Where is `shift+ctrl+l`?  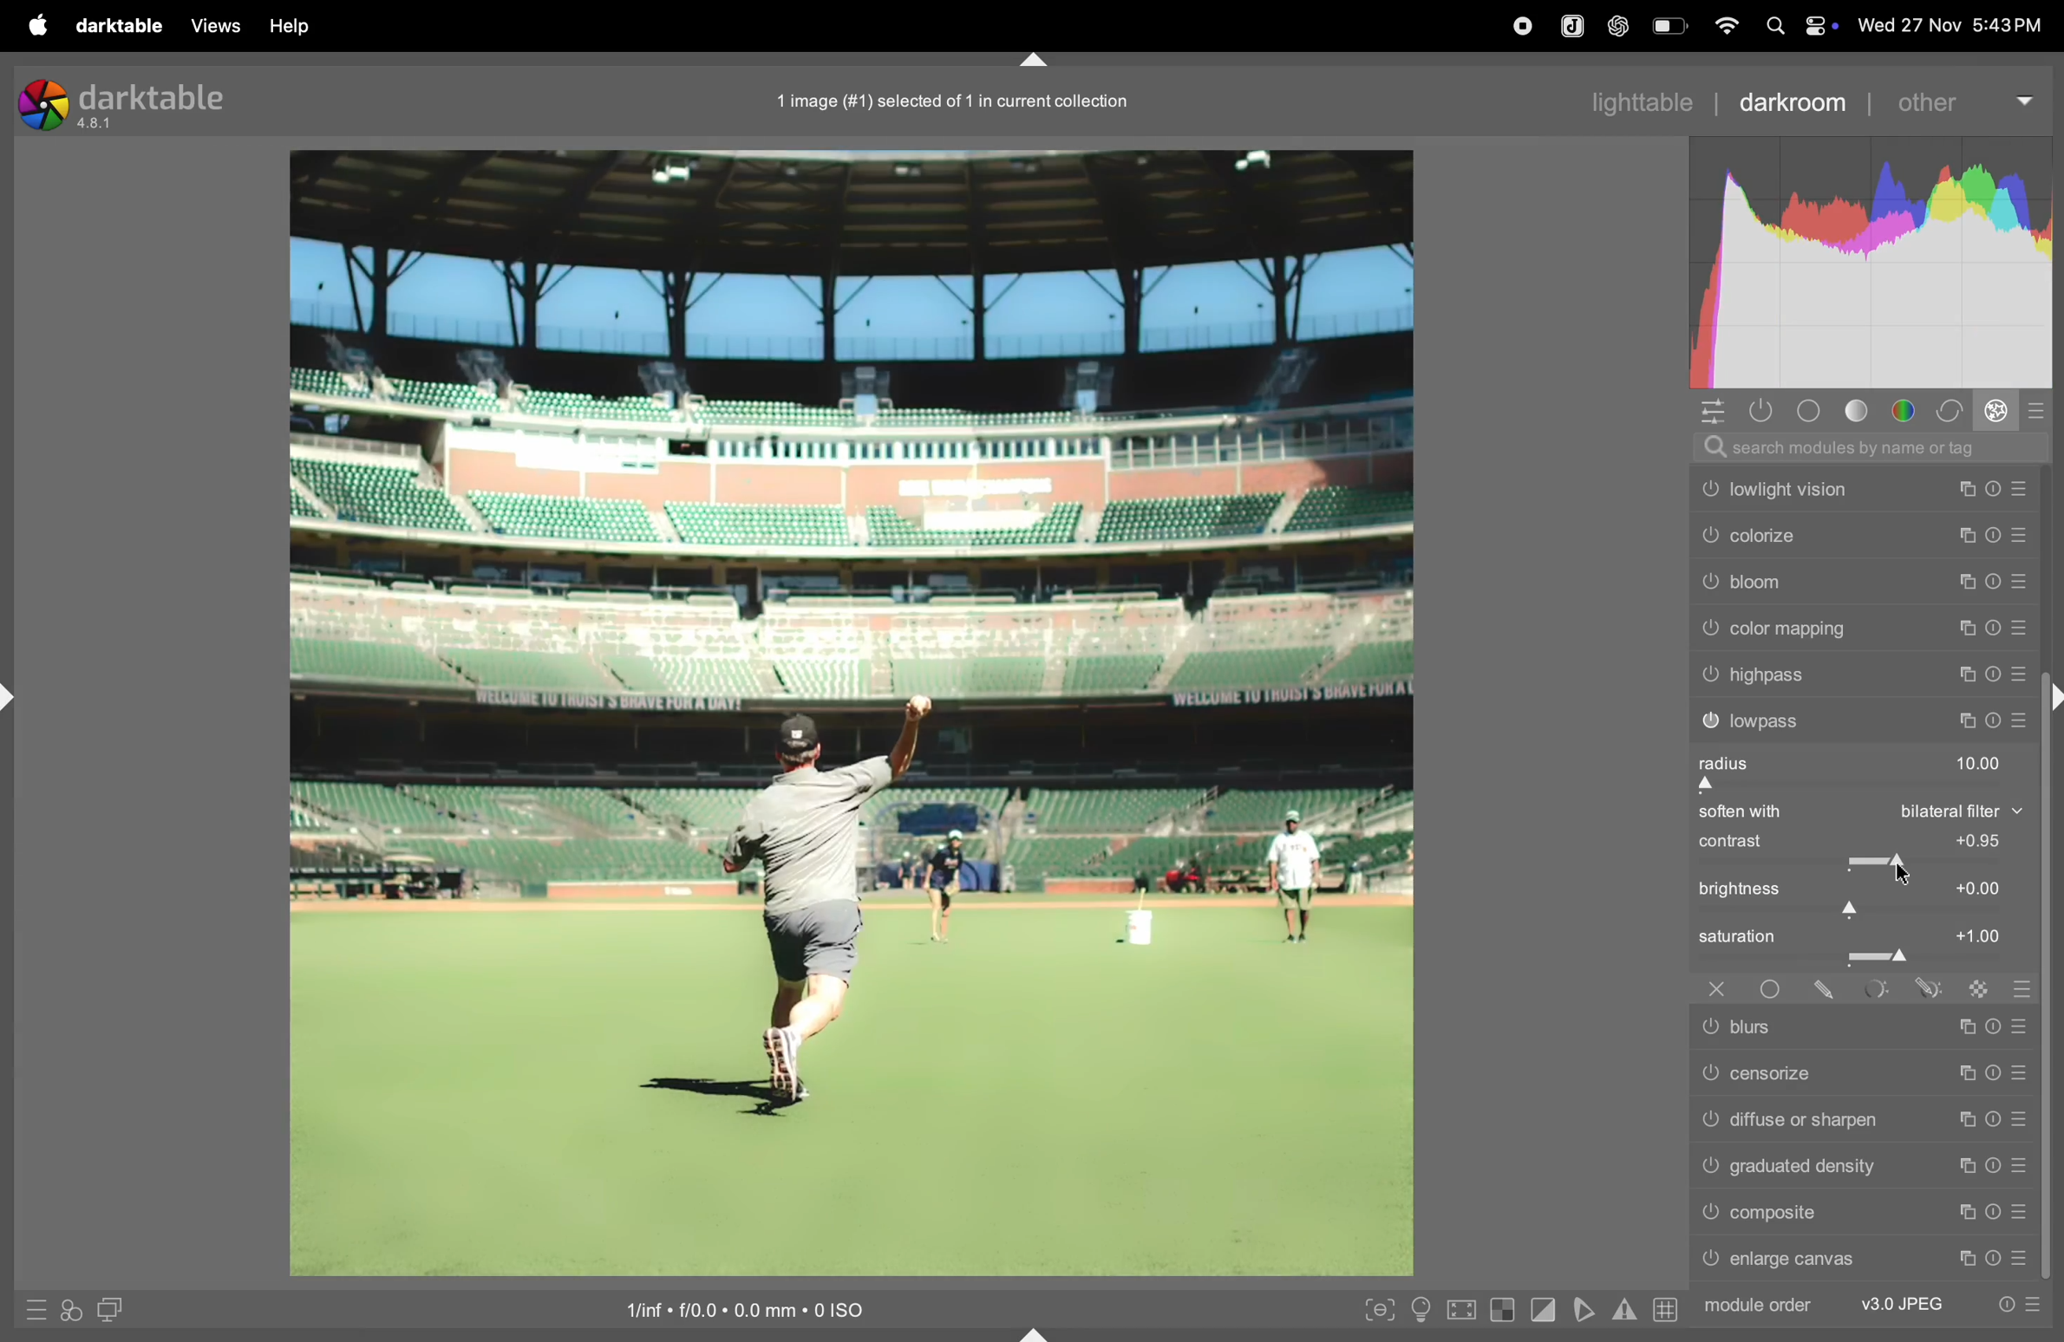 shift+ctrl+l is located at coordinates (14, 700).